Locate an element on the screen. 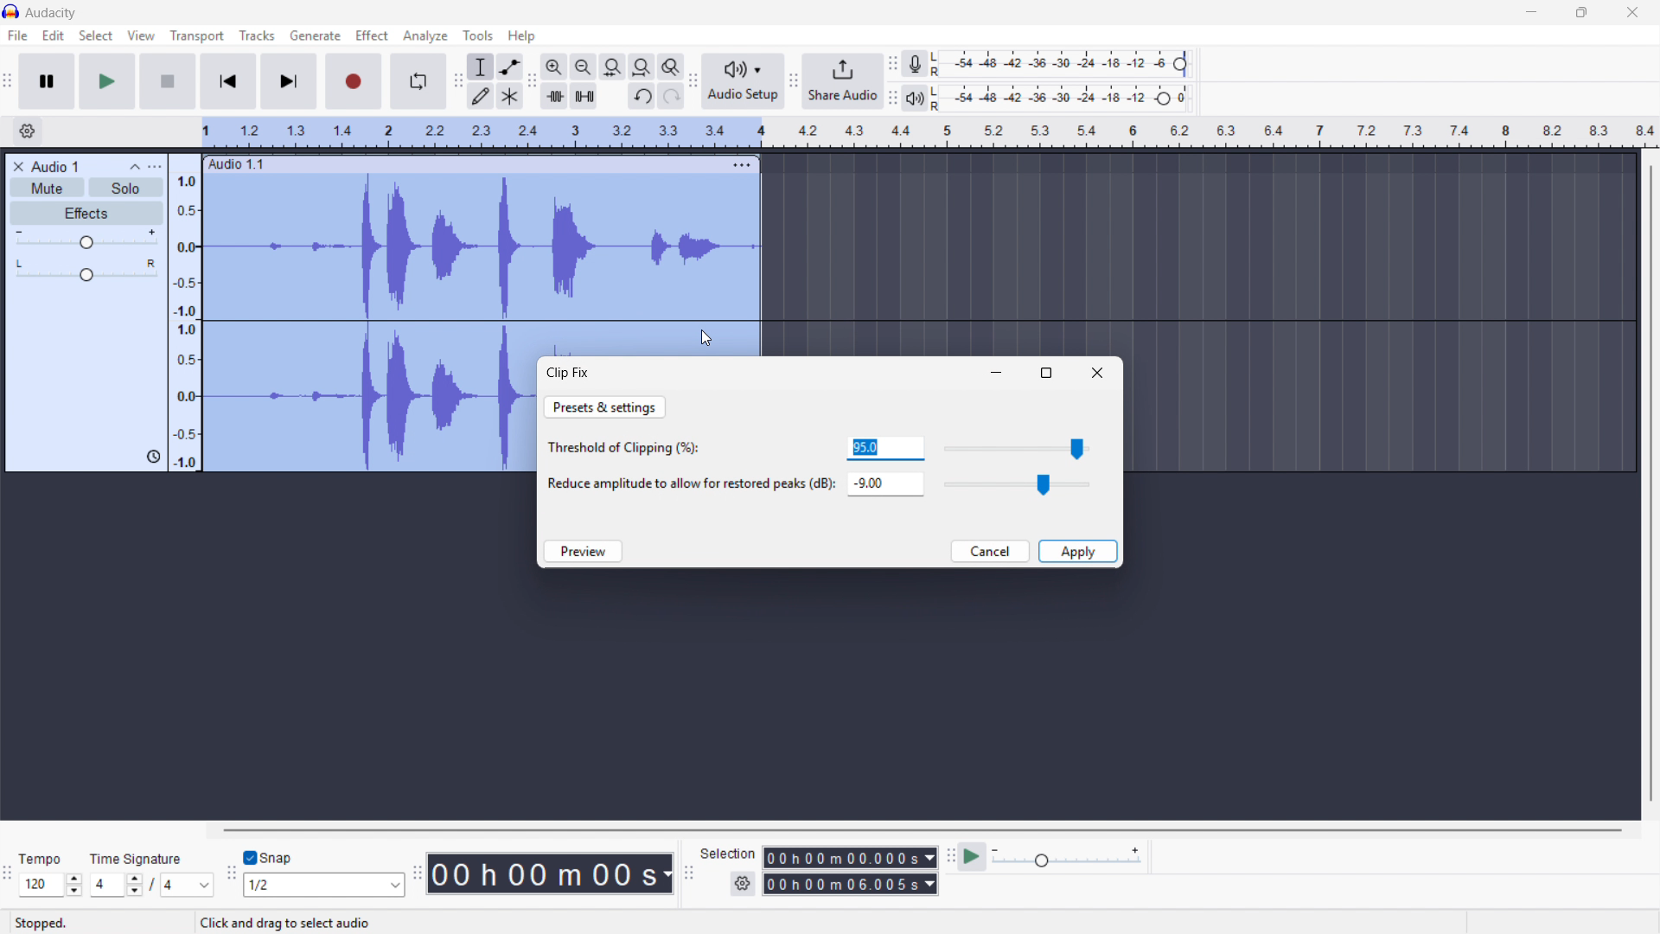 The height and width of the screenshot is (934, 1660). audio setup toolbar is located at coordinates (693, 83).